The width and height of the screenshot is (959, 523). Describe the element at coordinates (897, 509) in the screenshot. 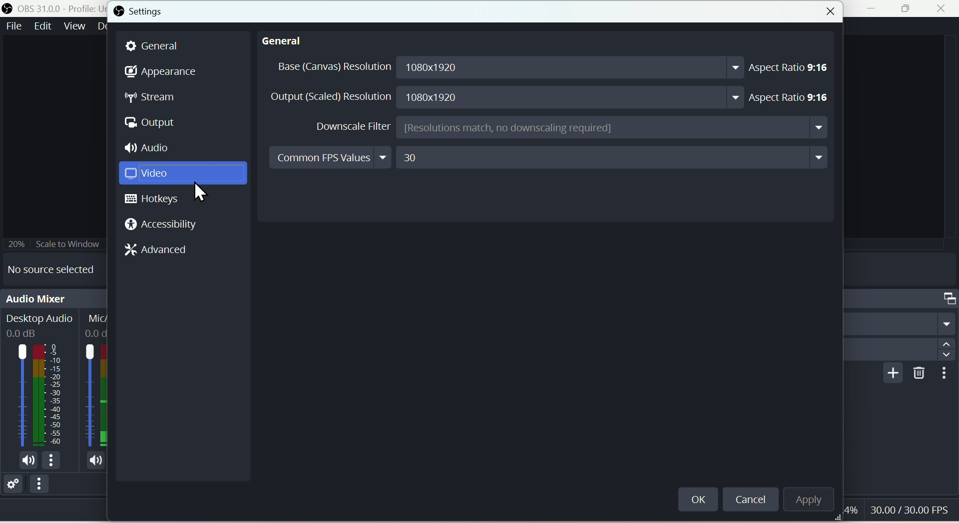

I see `Performance bar` at that location.